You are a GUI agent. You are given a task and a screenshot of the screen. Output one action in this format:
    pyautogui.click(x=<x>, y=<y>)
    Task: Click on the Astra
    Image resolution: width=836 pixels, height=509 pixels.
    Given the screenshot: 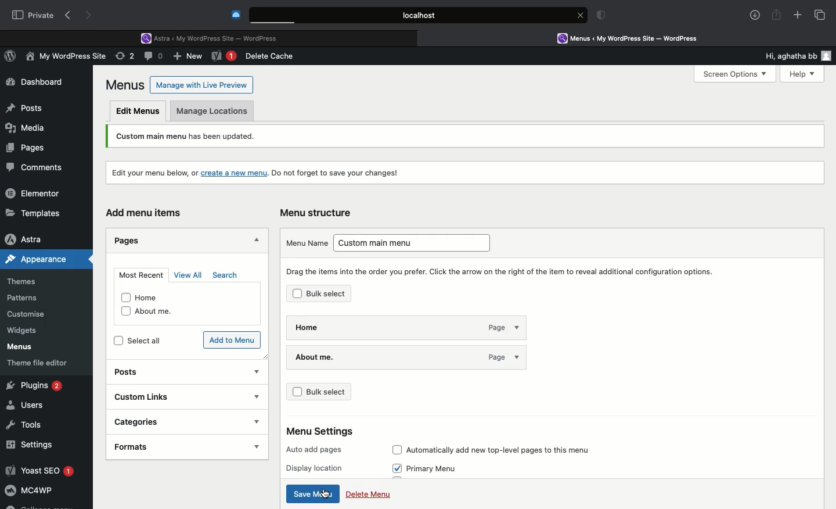 What is the action you would take?
    pyautogui.click(x=34, y=239)
    